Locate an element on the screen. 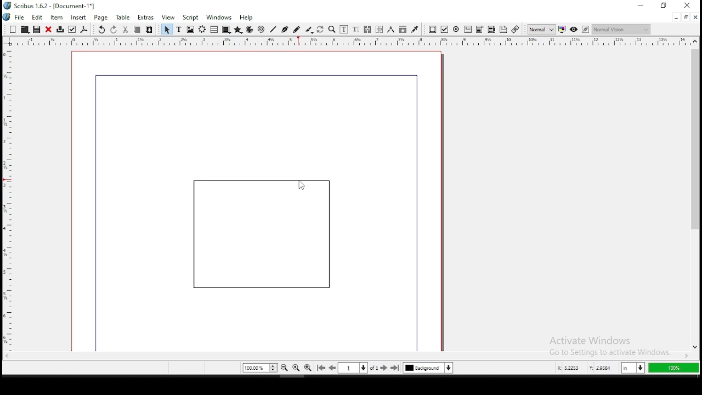  redo is located at coordinates (114, 30).